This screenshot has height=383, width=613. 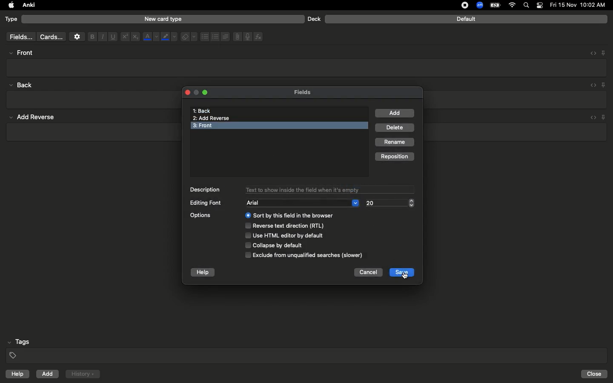 I want to click on Default, so click(x=466, y=19).